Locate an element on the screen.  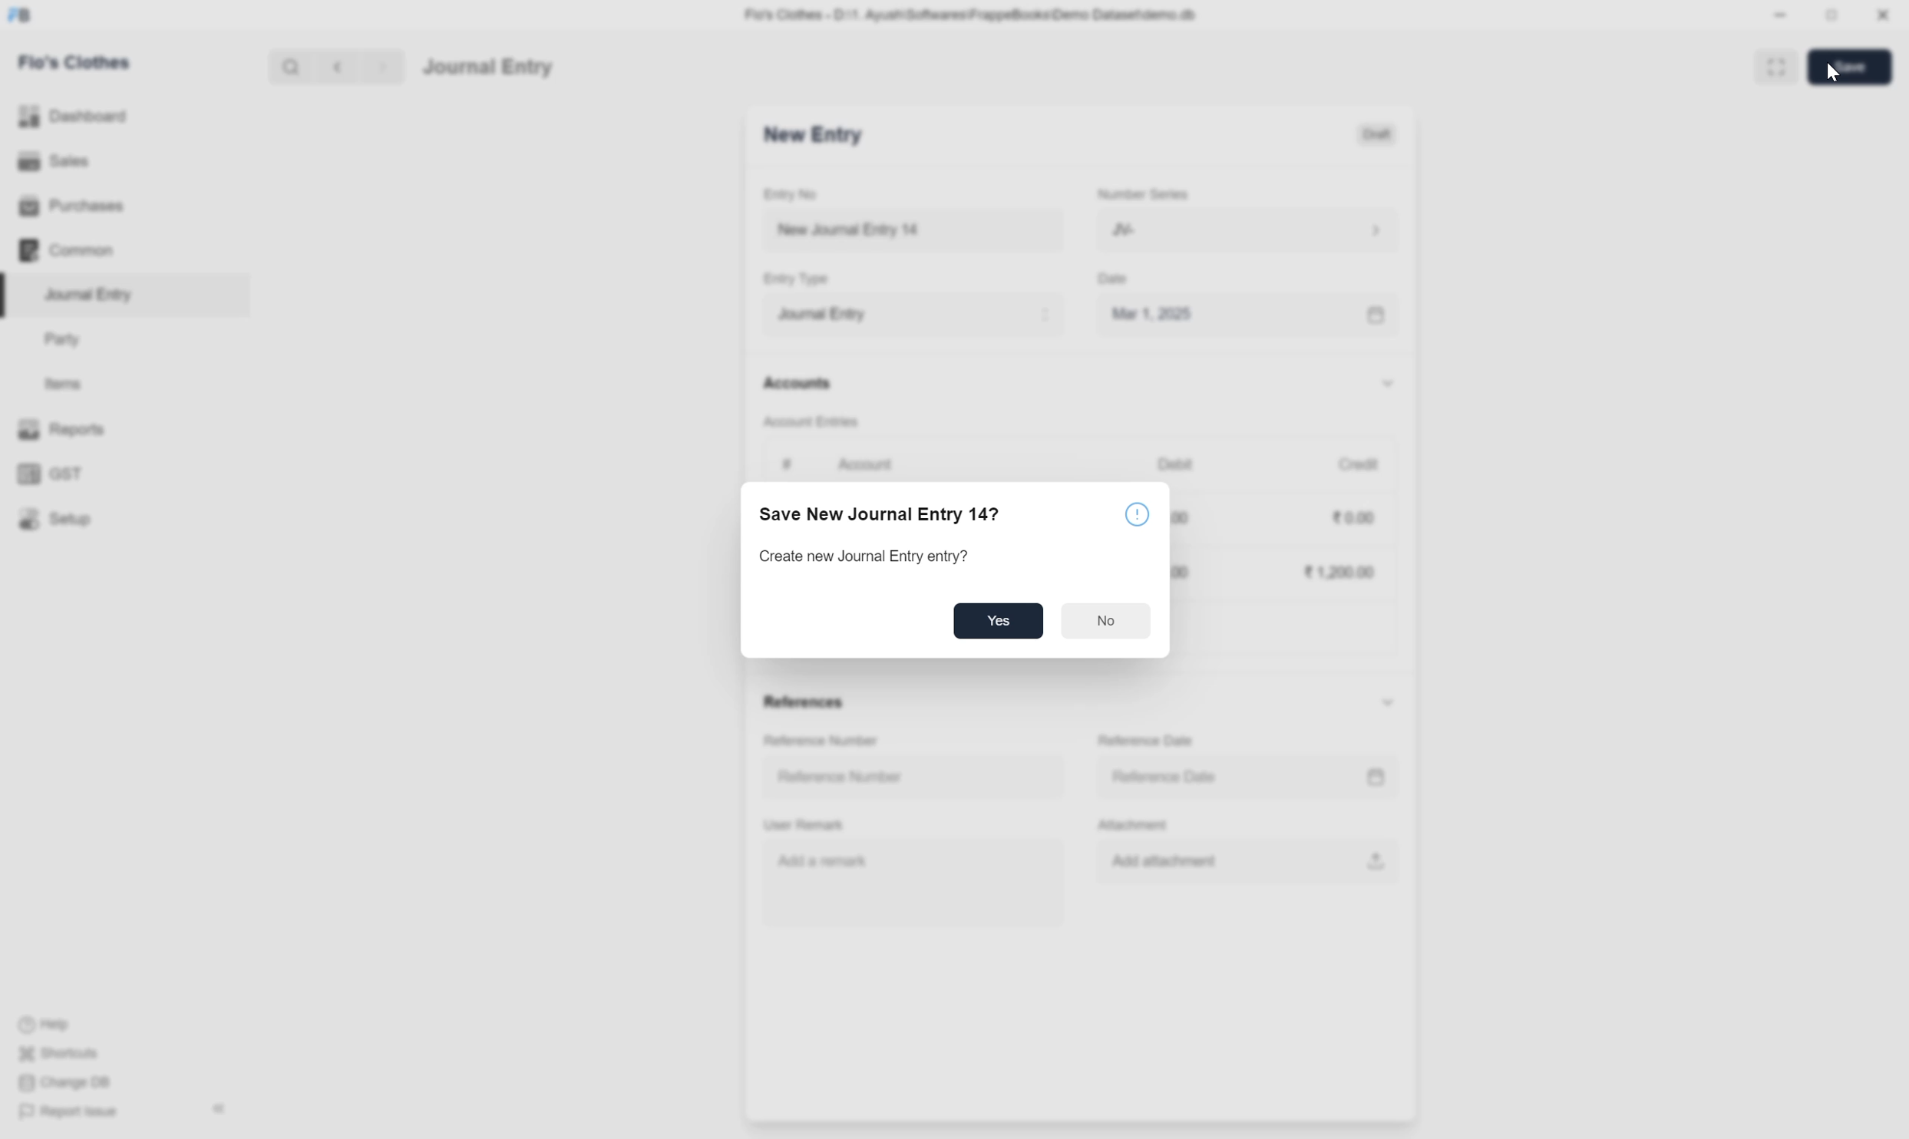
resize is located at coordinates (1829, 15).